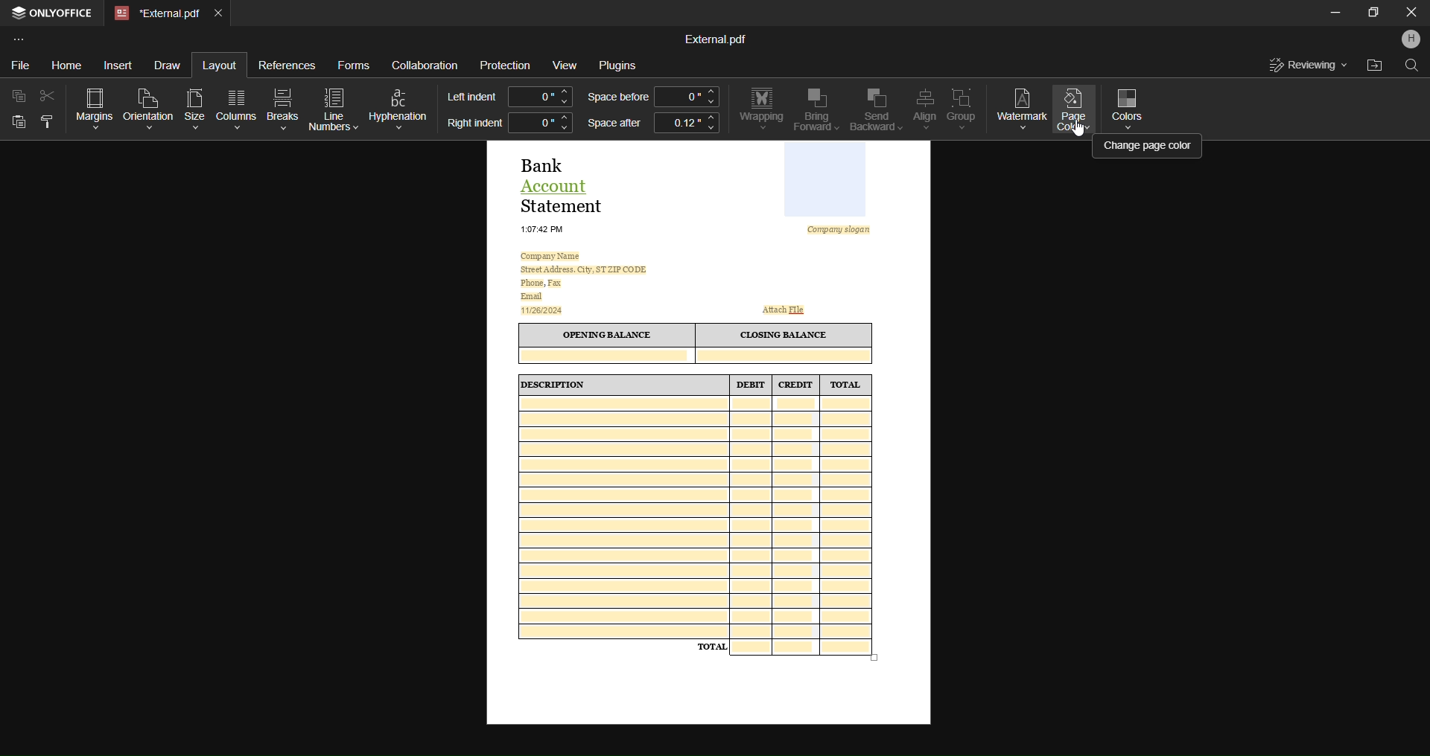  I want to click on Space After, so click(613, 125).